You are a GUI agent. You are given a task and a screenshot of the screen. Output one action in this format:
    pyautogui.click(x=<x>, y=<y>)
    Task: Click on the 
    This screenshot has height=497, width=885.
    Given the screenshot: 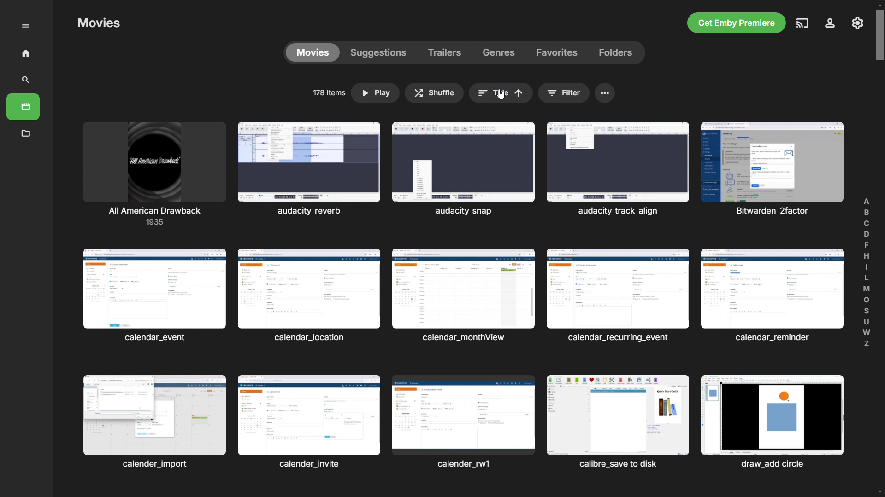 What is the action you would take?
    pyautogui.click(x=774, y=422)
    